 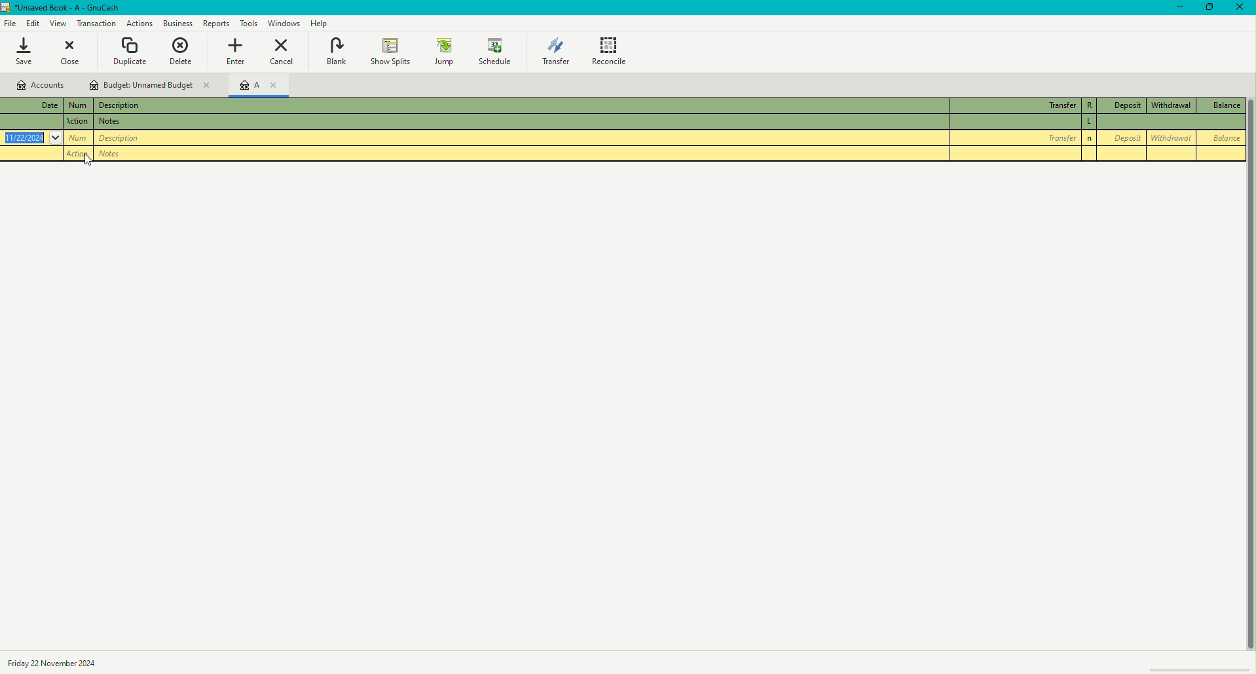 What do you see at coordinates (77, 138) in the screenshot?
I see `num` at bounding box center [77, 138].